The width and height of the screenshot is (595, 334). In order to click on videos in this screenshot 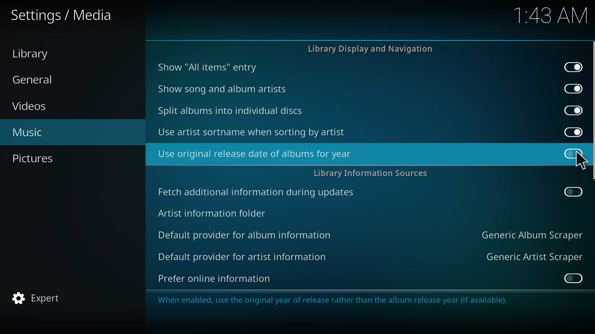, I will do `click(30, 107)`.